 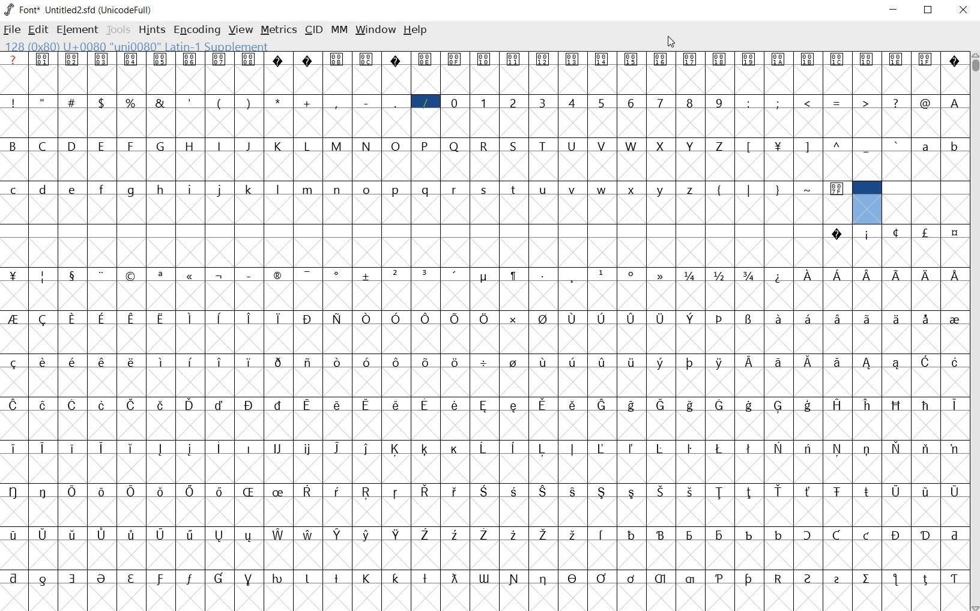 I want to click on Symbol, so click(x=134, y=577).